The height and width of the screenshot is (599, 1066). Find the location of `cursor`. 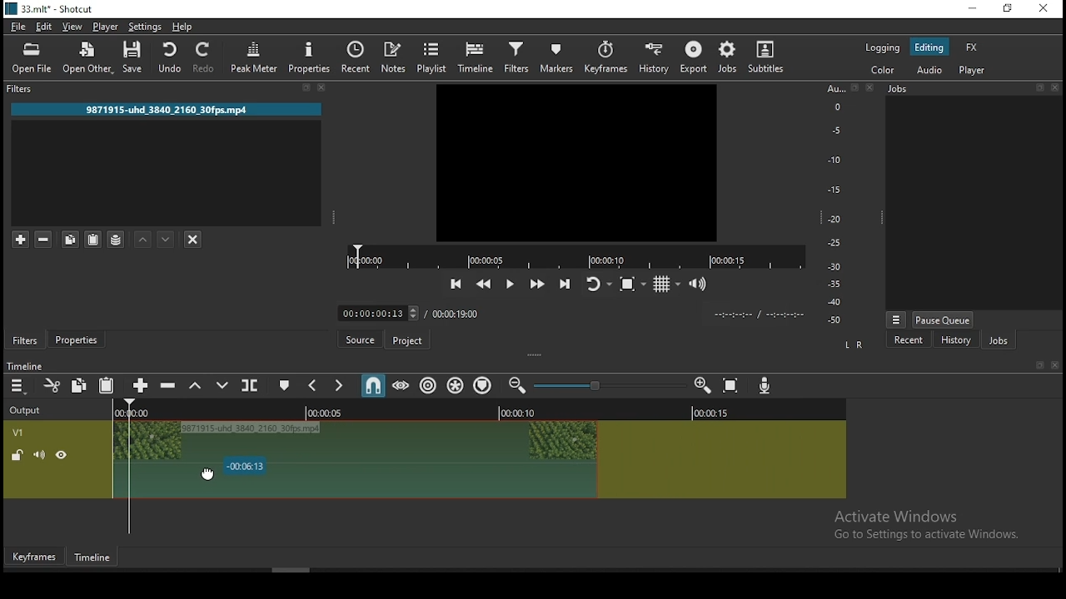

cursor is located at coordinates (208, 475).